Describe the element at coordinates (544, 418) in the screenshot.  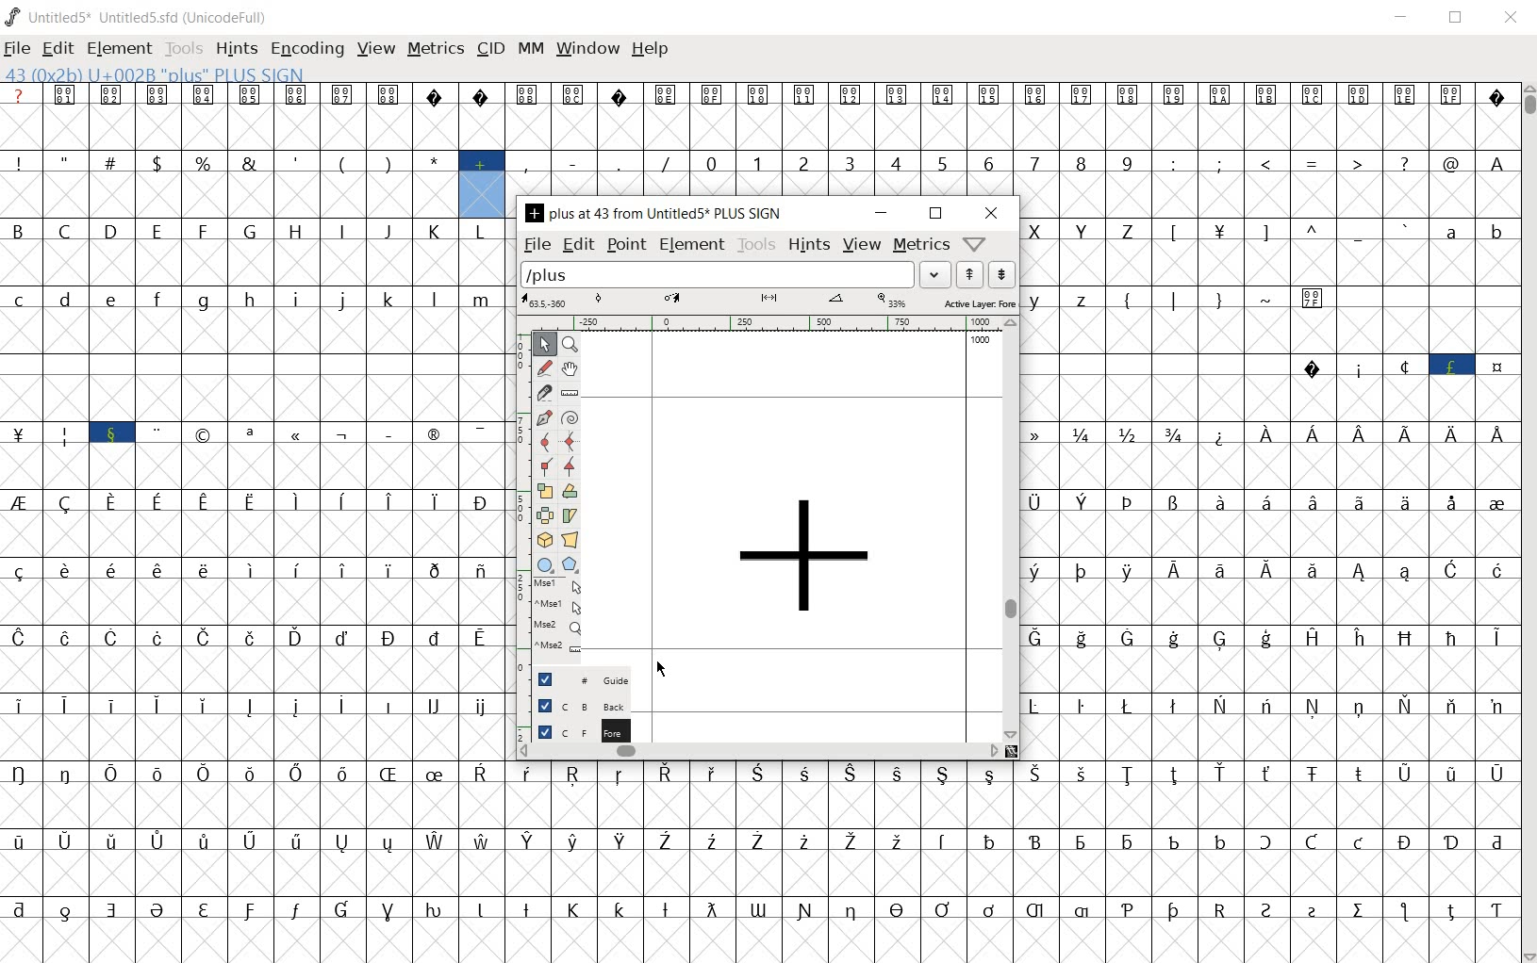
I see `add a point, then drag out its control points` at that location.